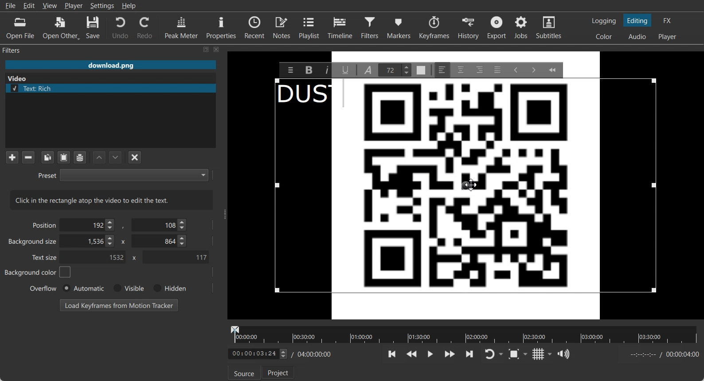 The image size is (704, 381). What do you see at coordinates (38, 272) in the screenshot?
I see `Background color` at bounding box center [38, 272].